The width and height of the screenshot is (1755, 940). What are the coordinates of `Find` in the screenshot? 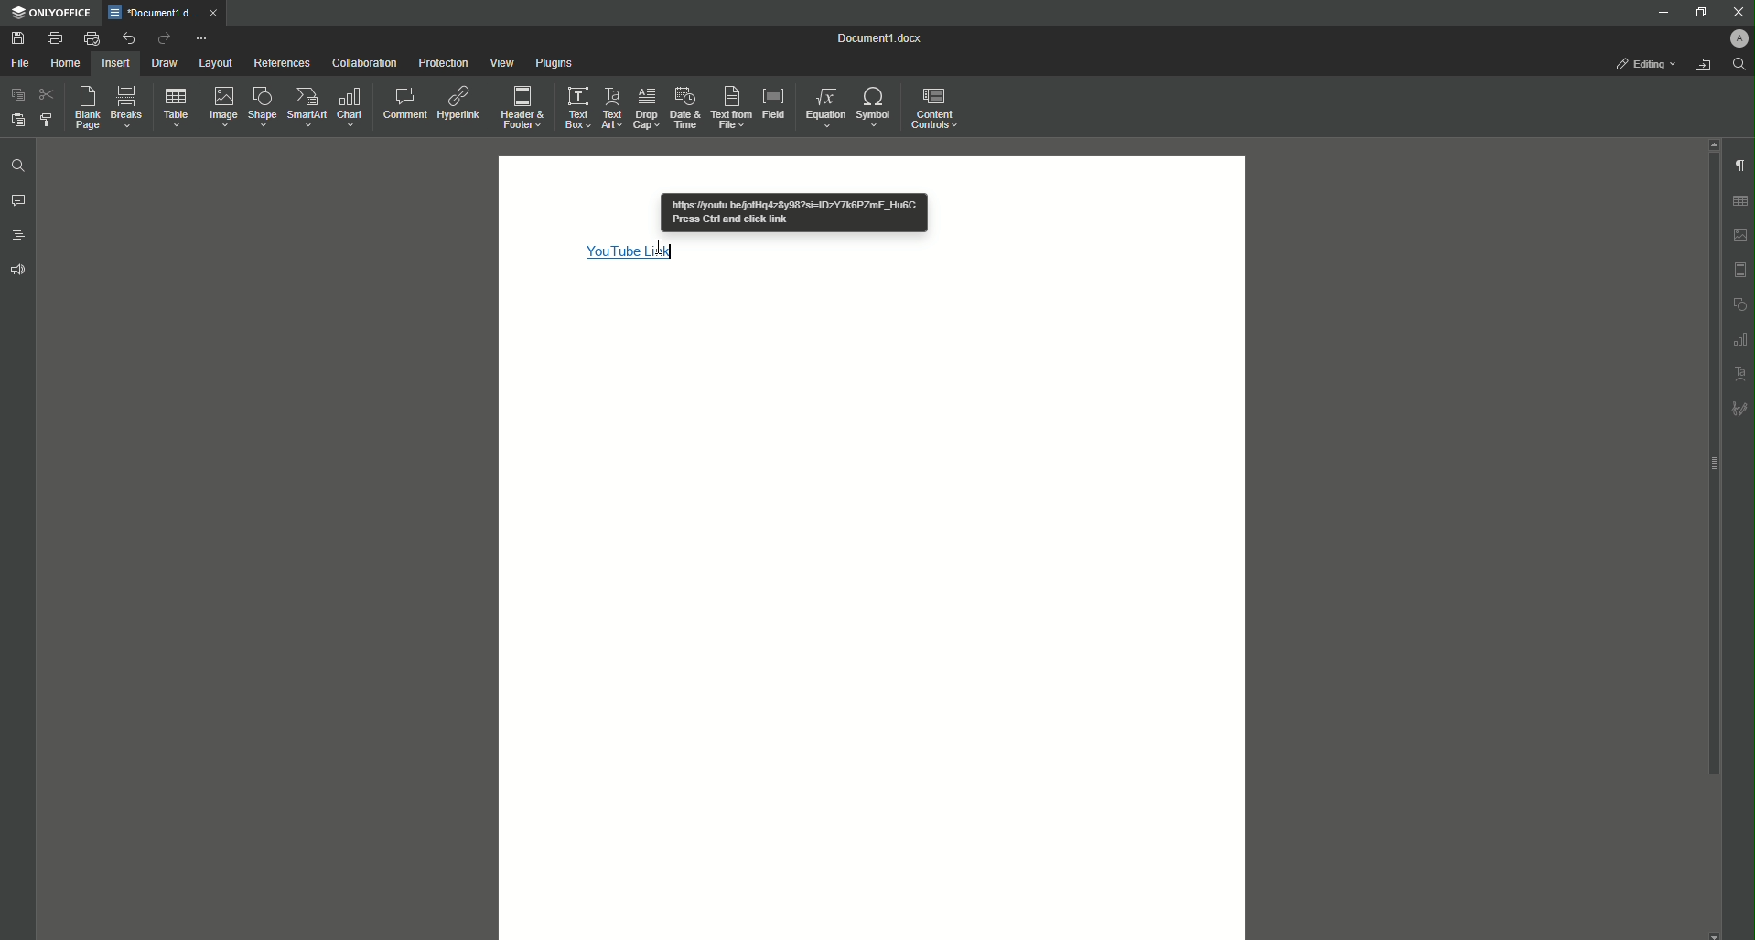 It's located at (18, 166).